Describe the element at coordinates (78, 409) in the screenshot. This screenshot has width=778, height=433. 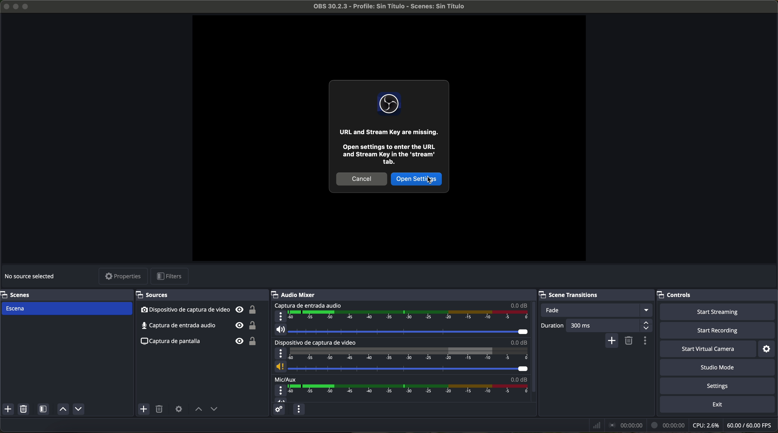
I see `move source down` at that location.